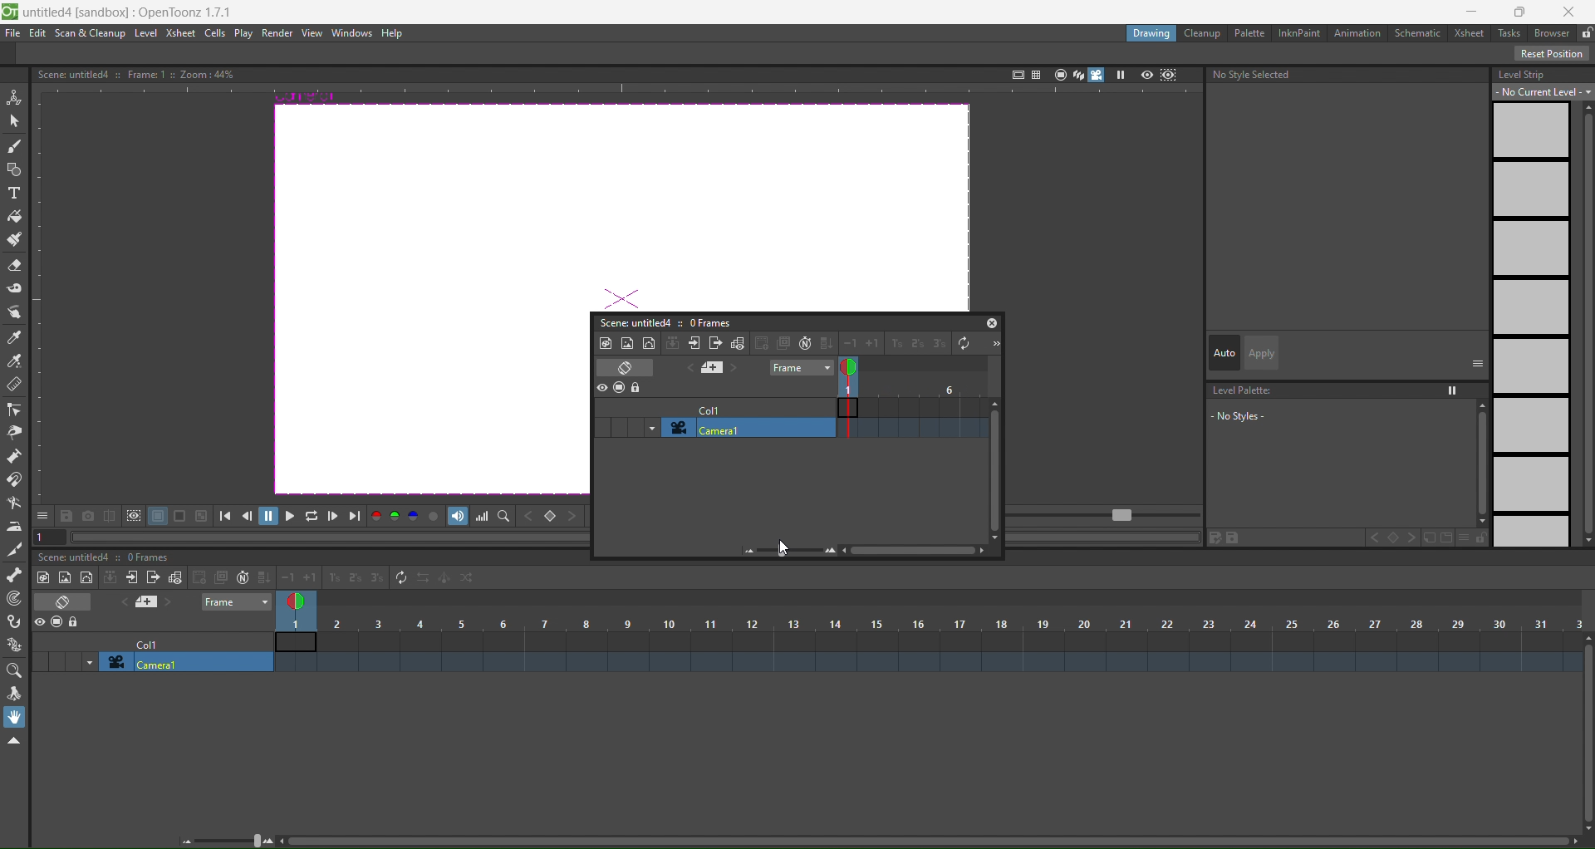 This screenshot has height=849, width=1595. What do you see at coordinates (924, 843) in the screenshot?
I see `scroll bar` at bounding box center [924, 843].